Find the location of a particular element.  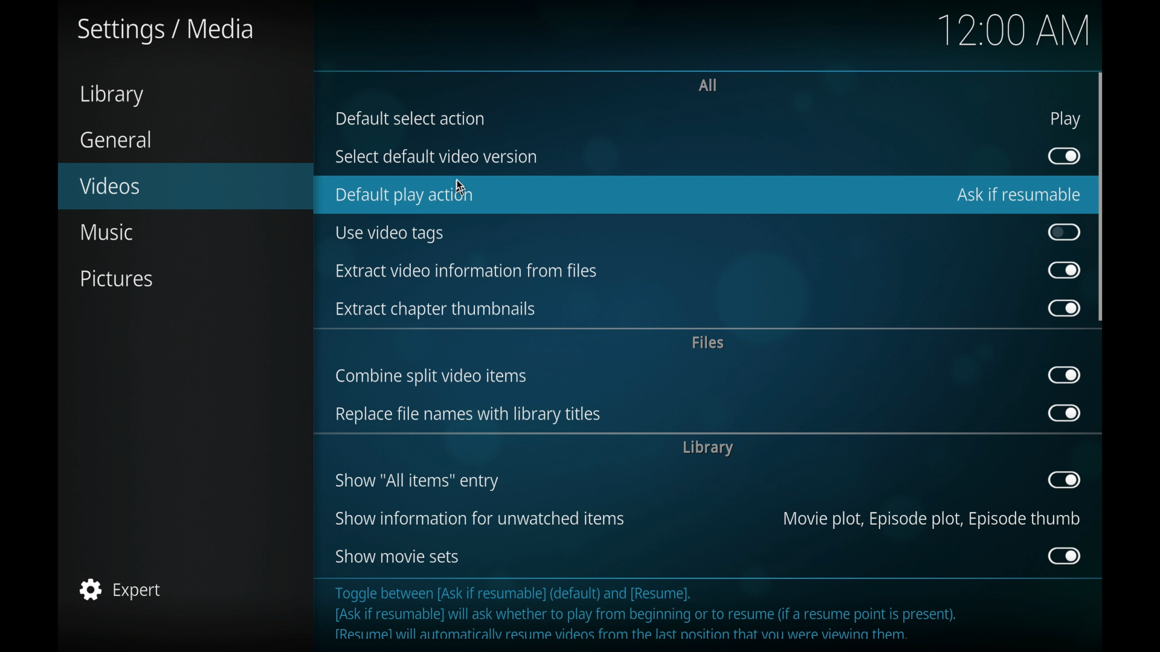

show movie sets is located at coordinates (398, 556).